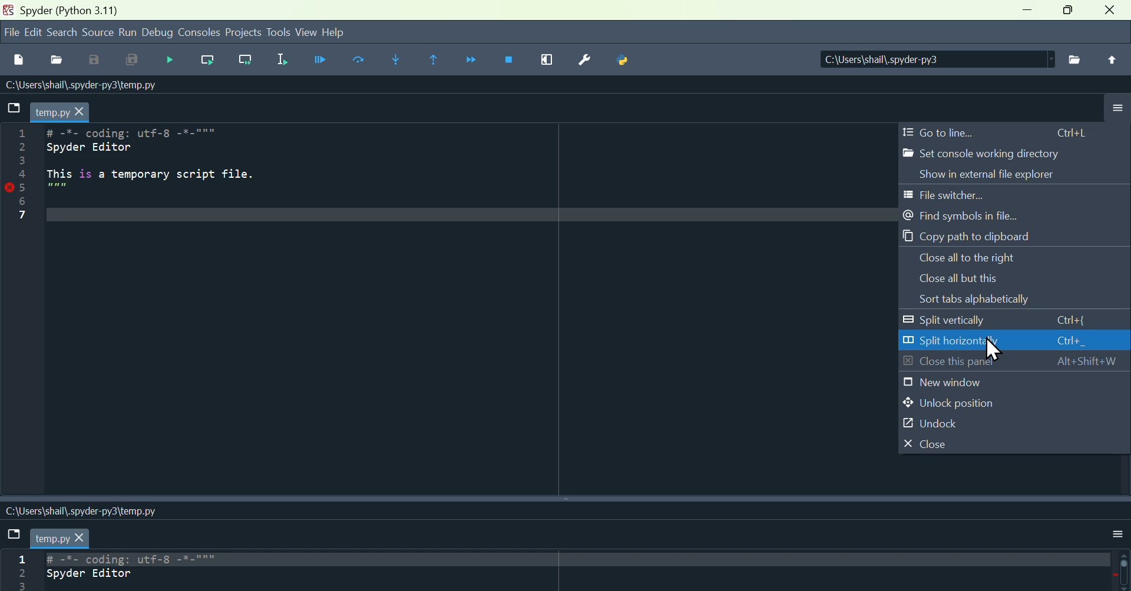 This screenshot has width=1131, height=591. What do you see at coordinates (966, 237) in the screenshot?
I see `Copy path to clipboard` at bounding box center [966, 237].